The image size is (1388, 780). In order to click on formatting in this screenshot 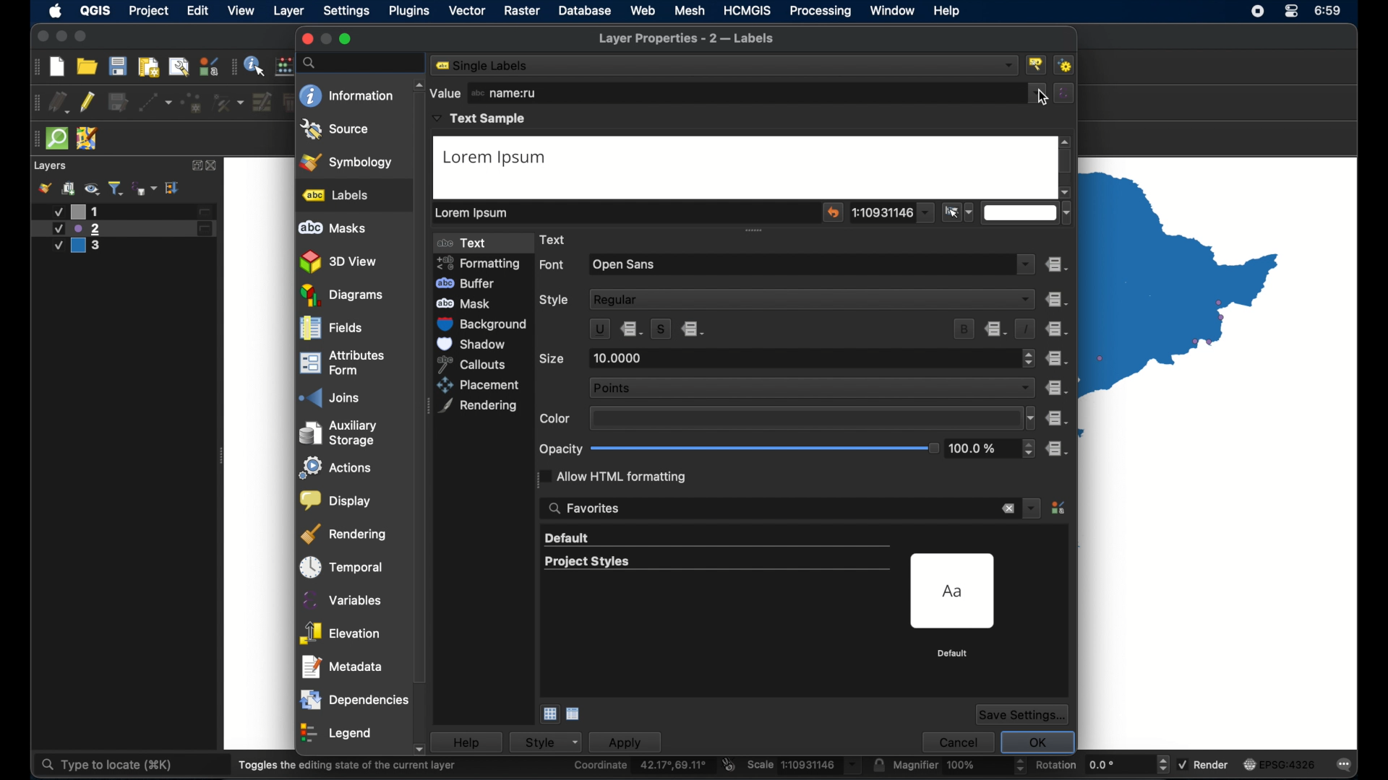, I will do `click(485, 263)`.